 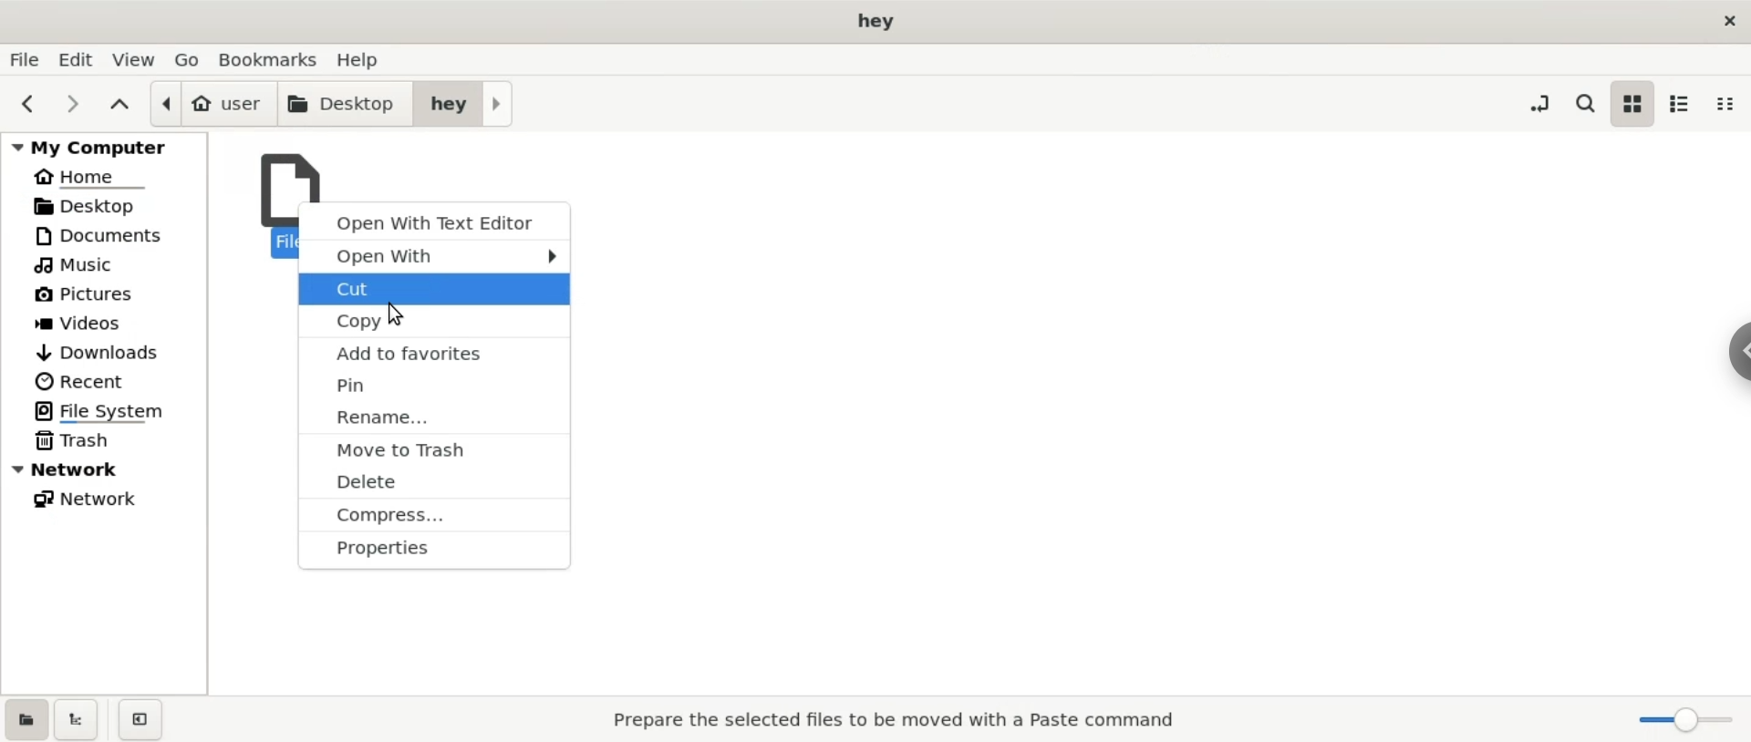 I want to click on compact view, so click(x=1732, y=105).